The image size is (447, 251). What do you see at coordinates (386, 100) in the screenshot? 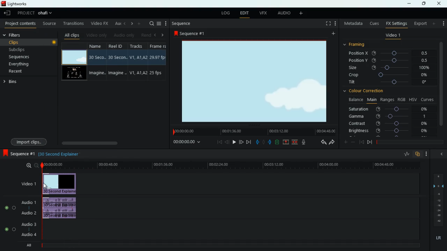
I see `ranges` at bounding box center [386, 100].